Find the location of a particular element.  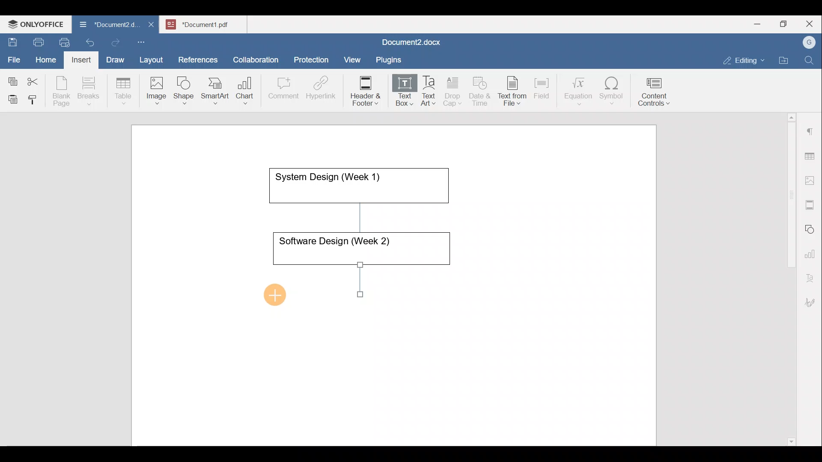

Image settings is located at coordinates (811, 180).